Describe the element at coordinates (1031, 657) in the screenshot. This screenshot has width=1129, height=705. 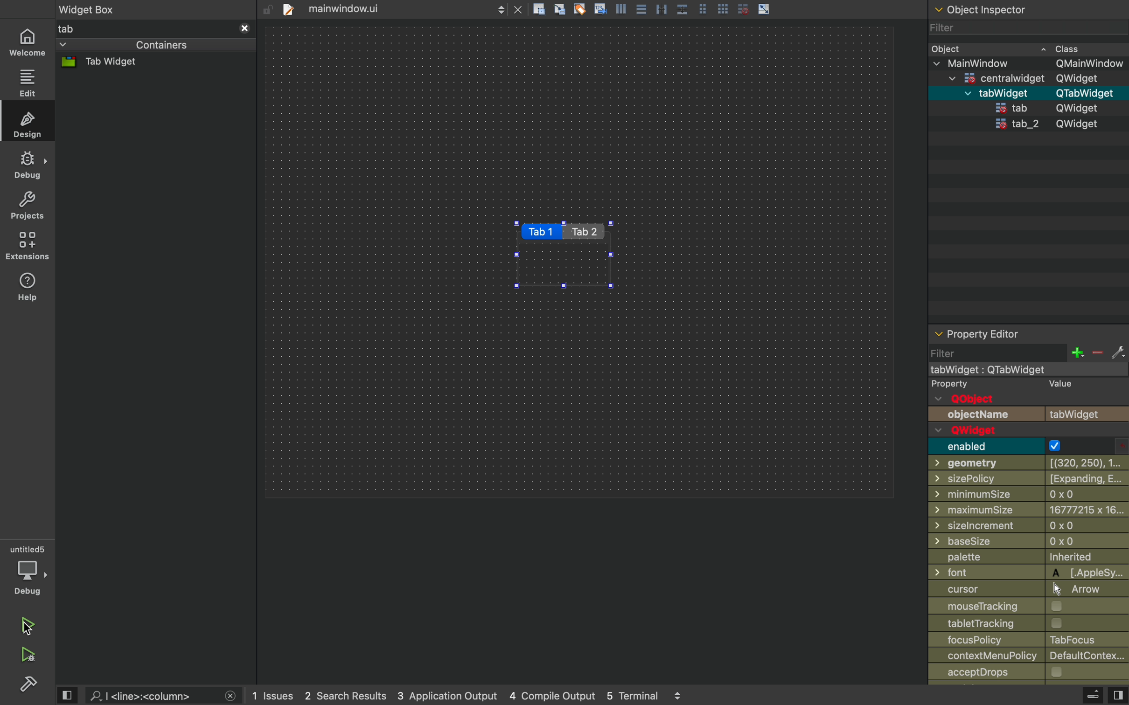
I see `contextmenupolicy` at that location.